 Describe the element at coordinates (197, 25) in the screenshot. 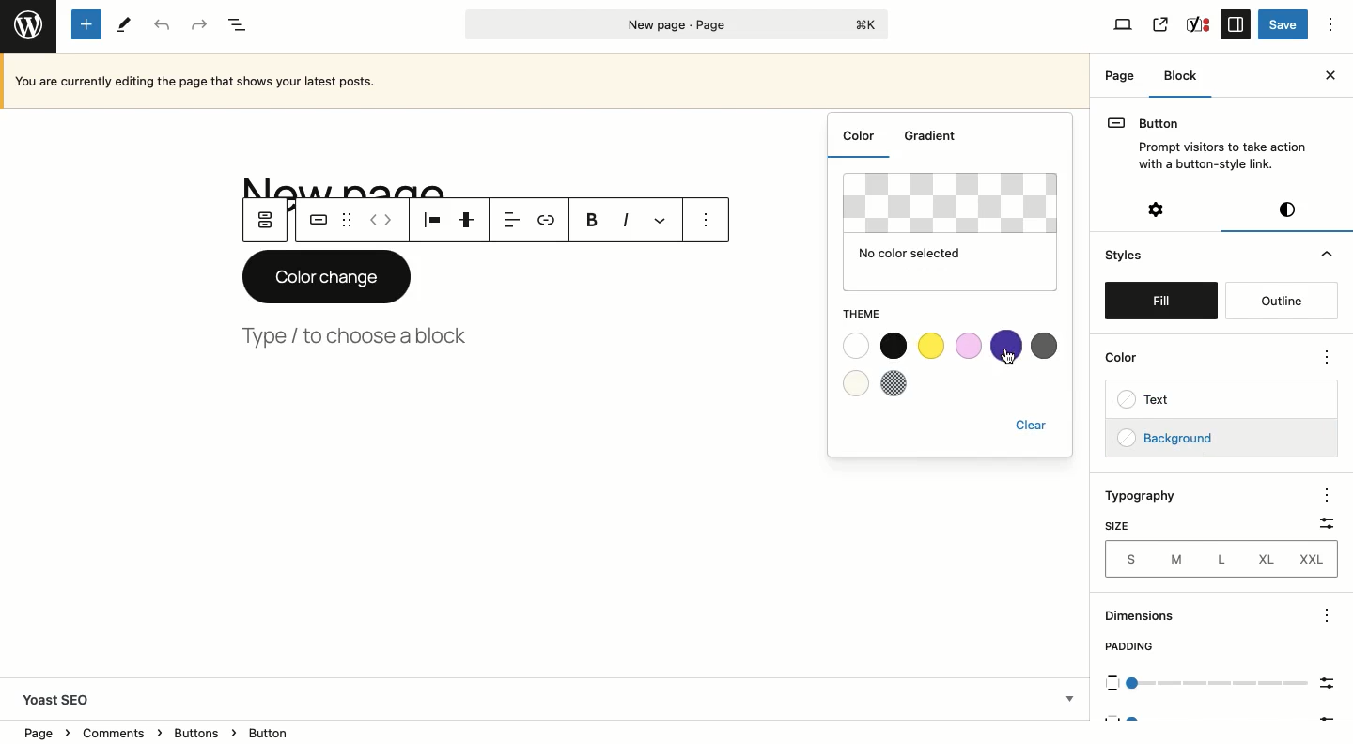

I see `Redo` at that location.